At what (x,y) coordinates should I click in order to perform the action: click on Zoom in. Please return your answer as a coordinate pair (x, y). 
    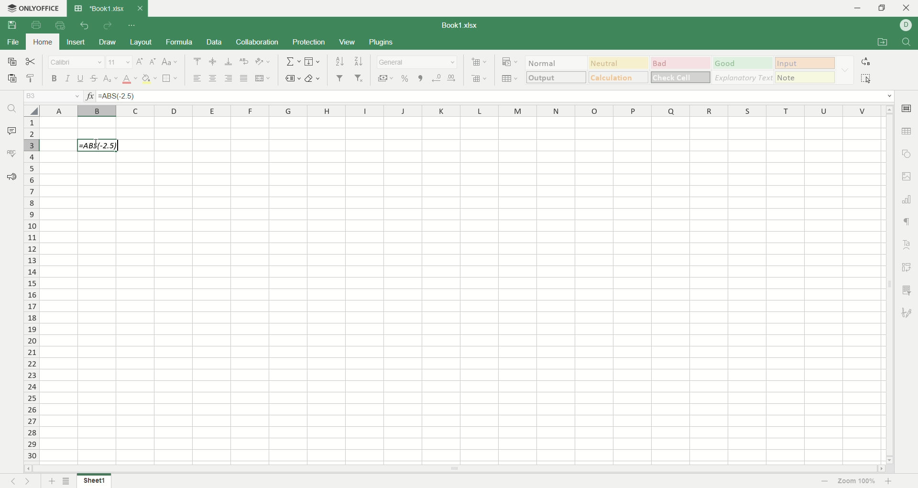
    Looking at the image, I should click on (888, 481).